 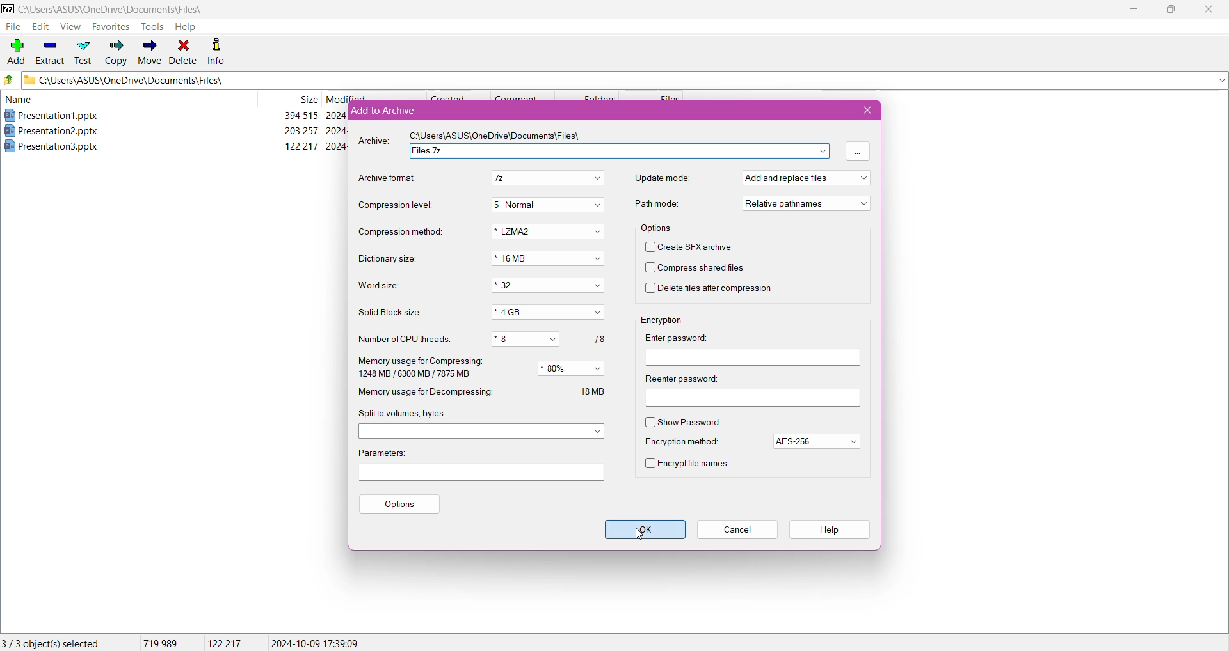 I want to click on Delete, so click(x=184, y=51).